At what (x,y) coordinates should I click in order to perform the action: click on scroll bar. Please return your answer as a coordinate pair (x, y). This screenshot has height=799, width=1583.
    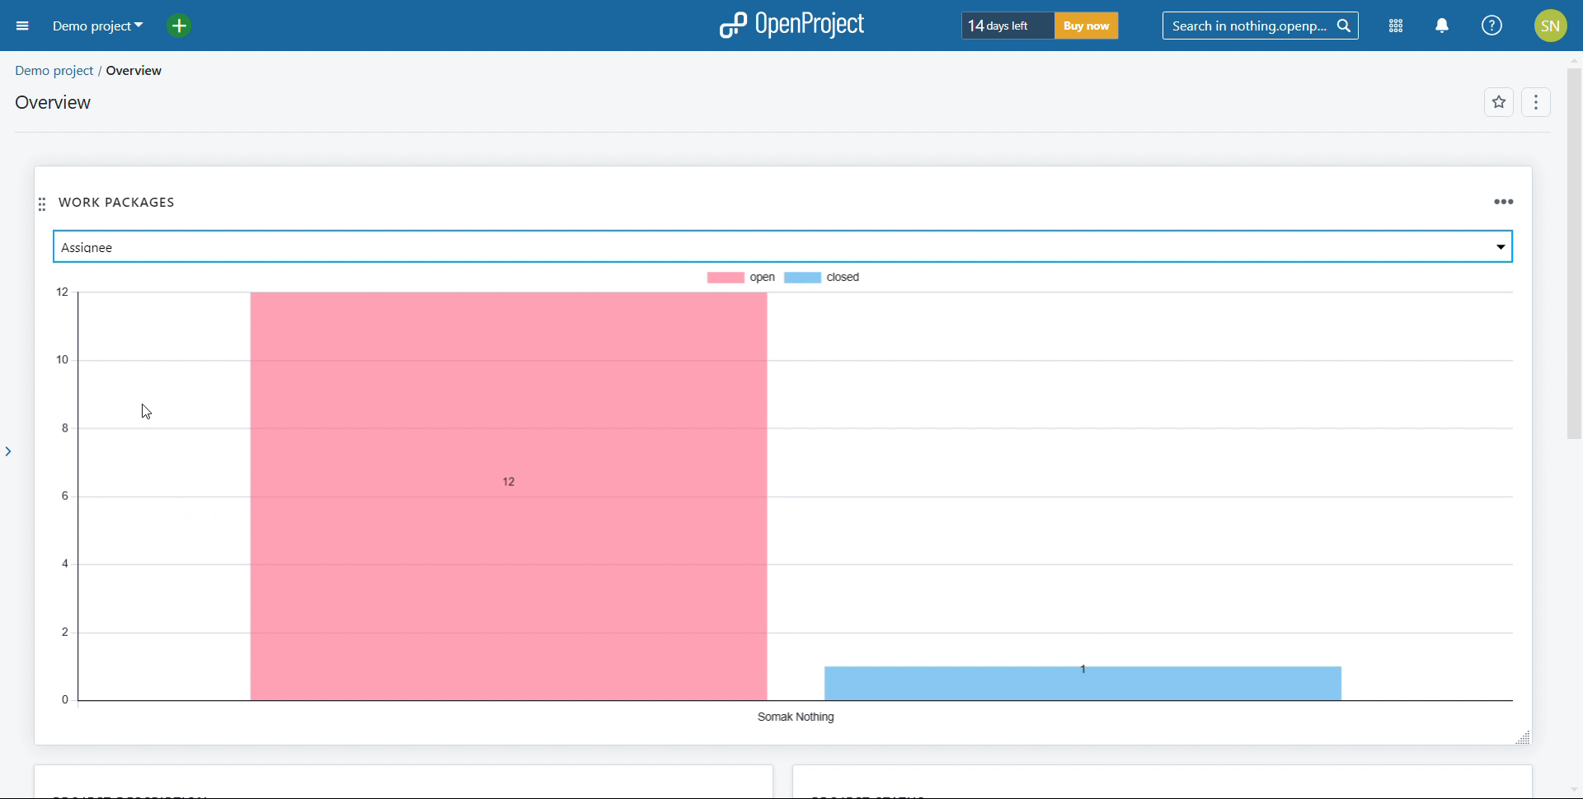
    Looking at the image, I should click on (1573, 239).